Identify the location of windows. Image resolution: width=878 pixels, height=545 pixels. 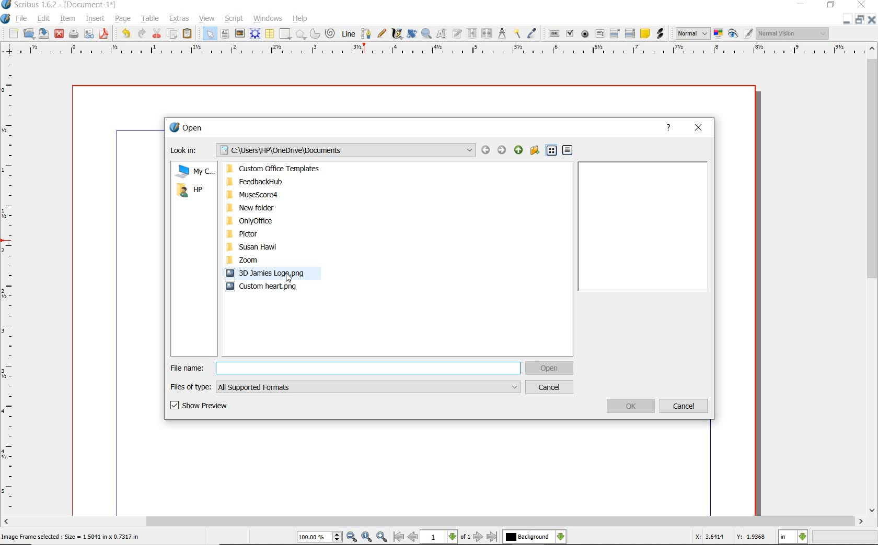
(268, 19).